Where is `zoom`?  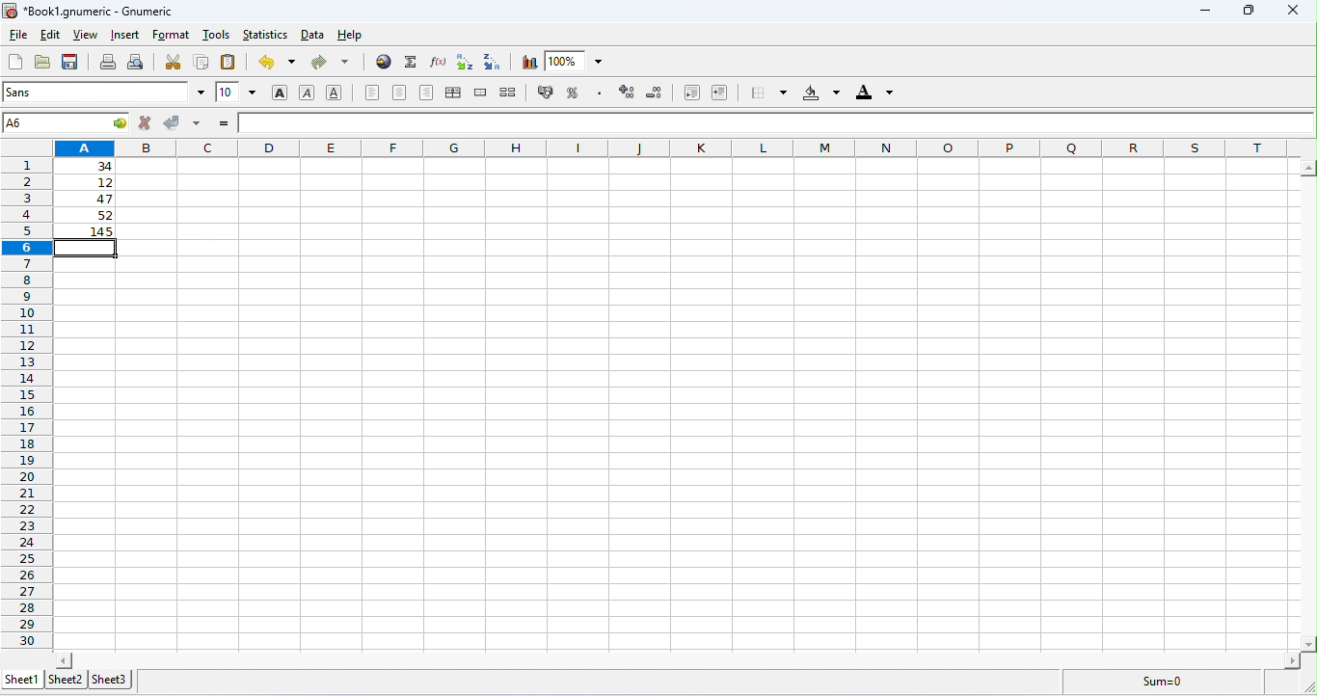
zoom is located at coordinates (574, 60).